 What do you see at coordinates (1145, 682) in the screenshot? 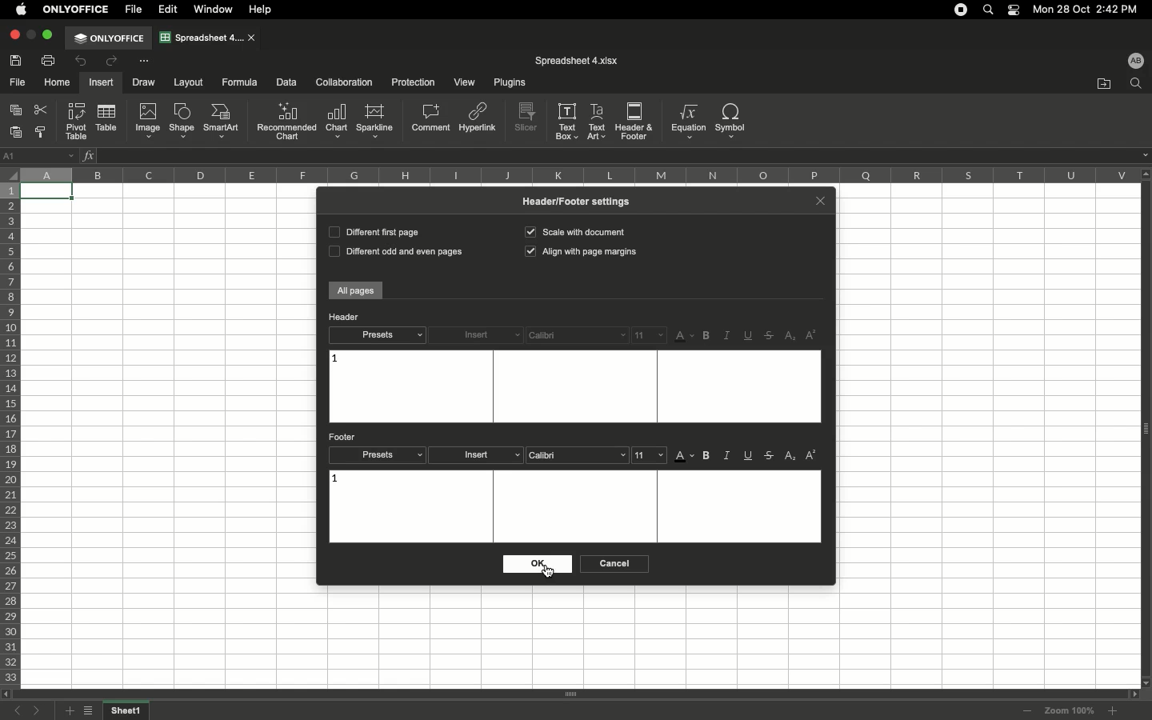
I see `scroll down` at bounding box center [1145, 682].